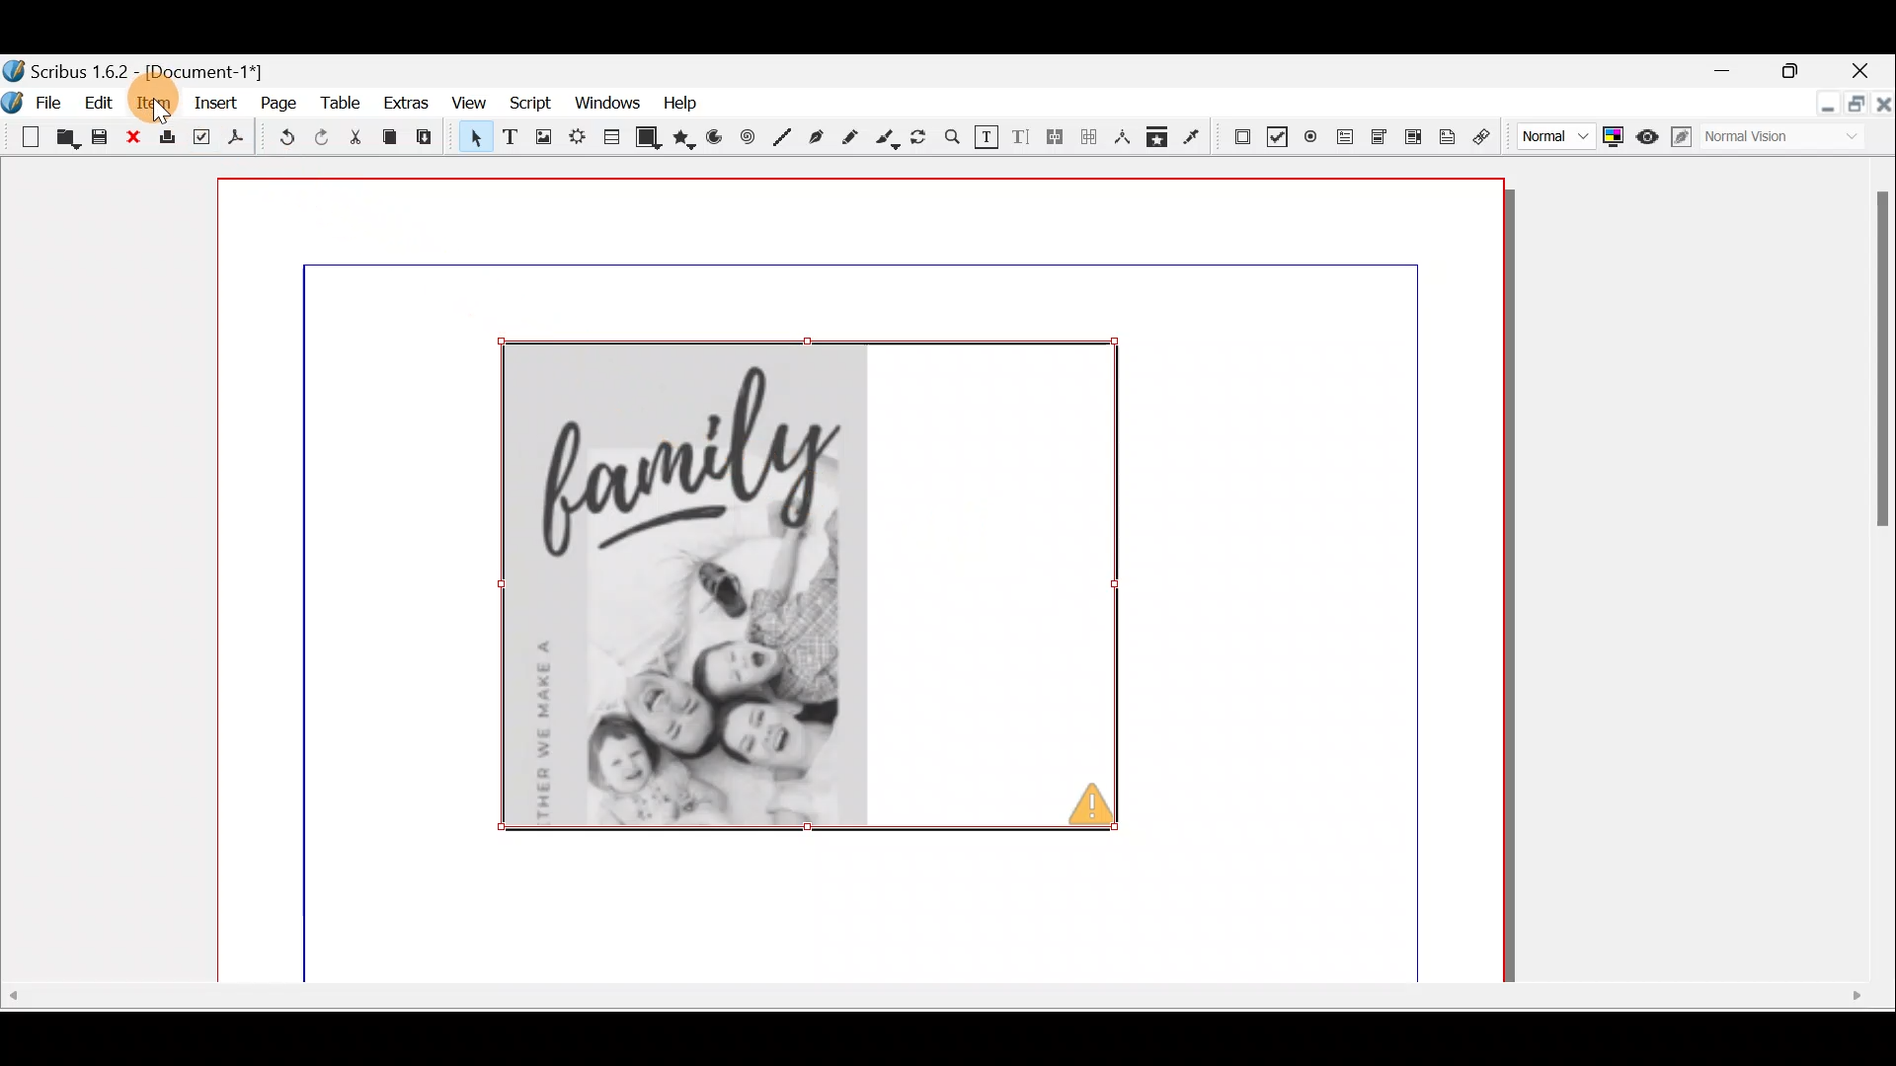  What do you see at coordinates (472, 102) in the screenshot?
I see `View` at bounding box center [472, 102].